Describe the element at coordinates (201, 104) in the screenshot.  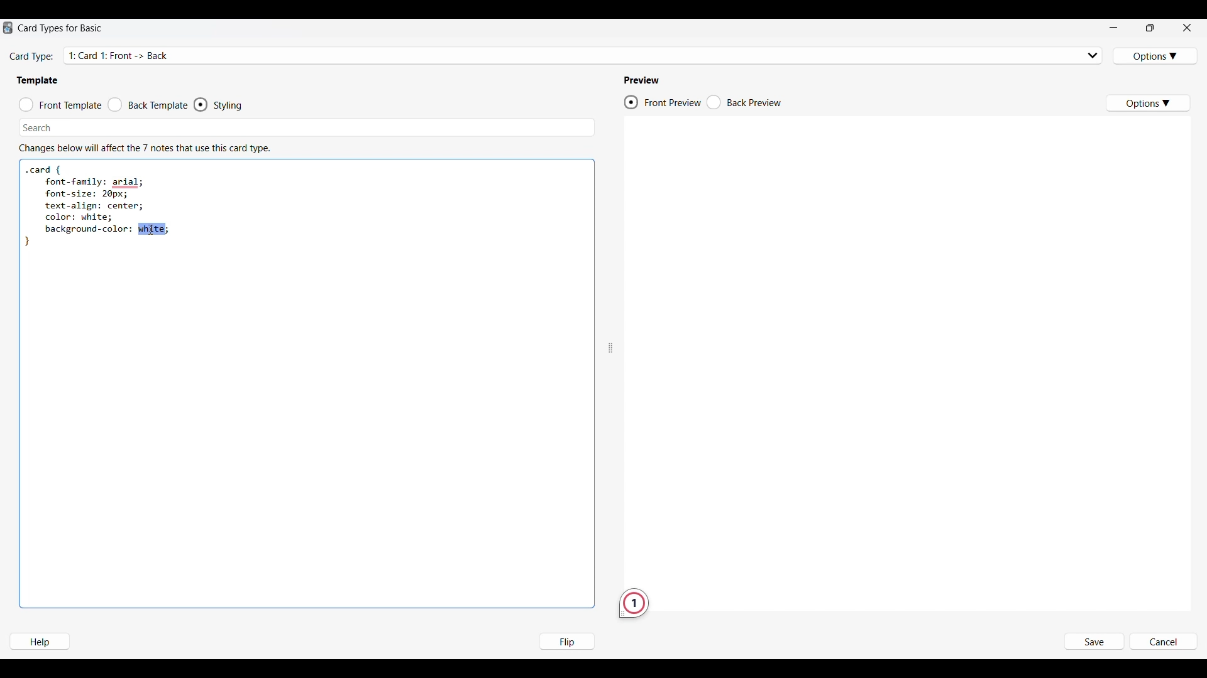
I see `Styling selected` at that location.